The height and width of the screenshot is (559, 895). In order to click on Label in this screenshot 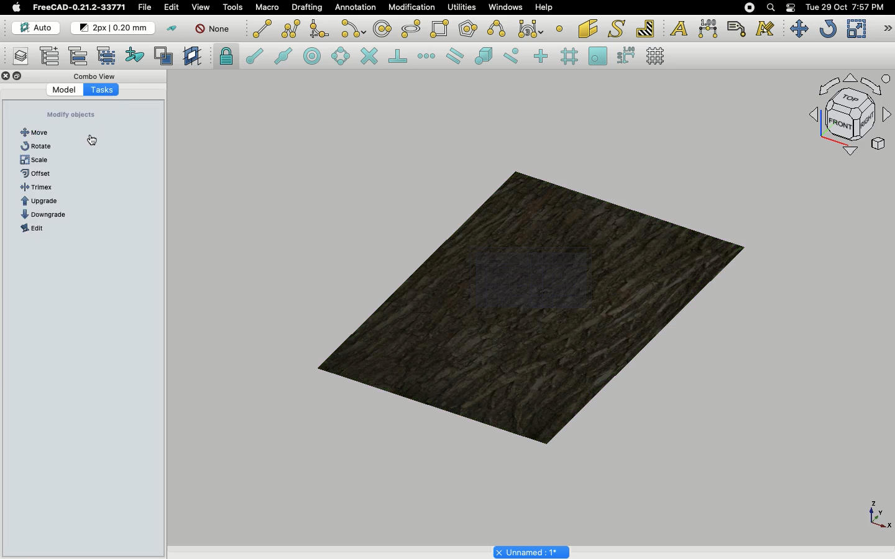, I will do `click(738, 29)`.